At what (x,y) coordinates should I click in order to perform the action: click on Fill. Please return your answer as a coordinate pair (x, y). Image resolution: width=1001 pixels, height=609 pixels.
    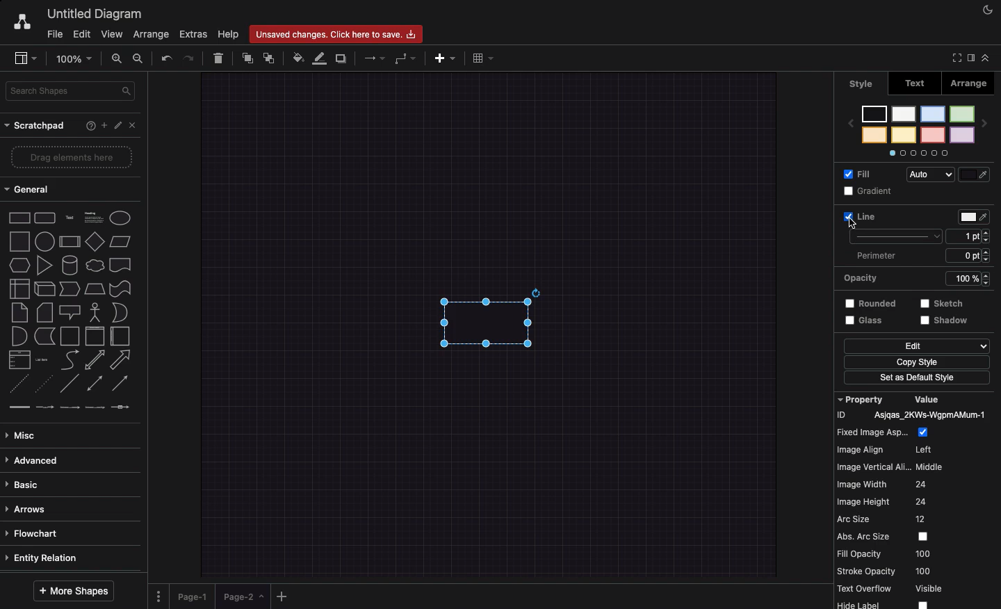
    Looking at the image, I should click on (861, 173).